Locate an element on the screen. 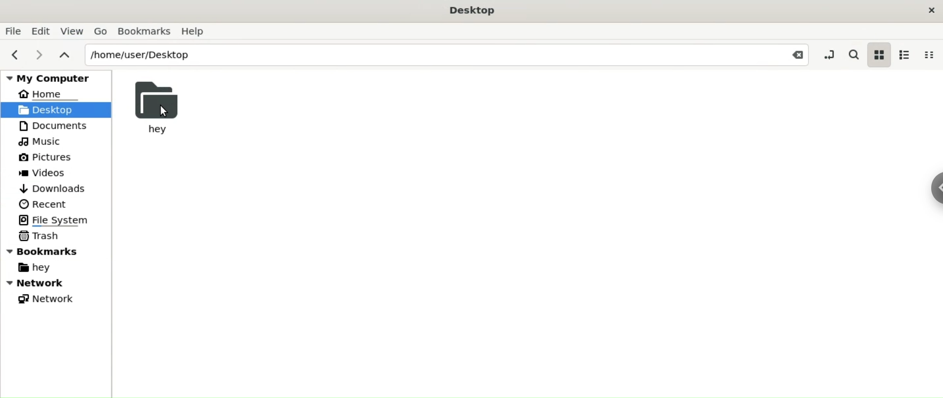 The image size is (943, 398). list view is located at coordinates (907, 54).